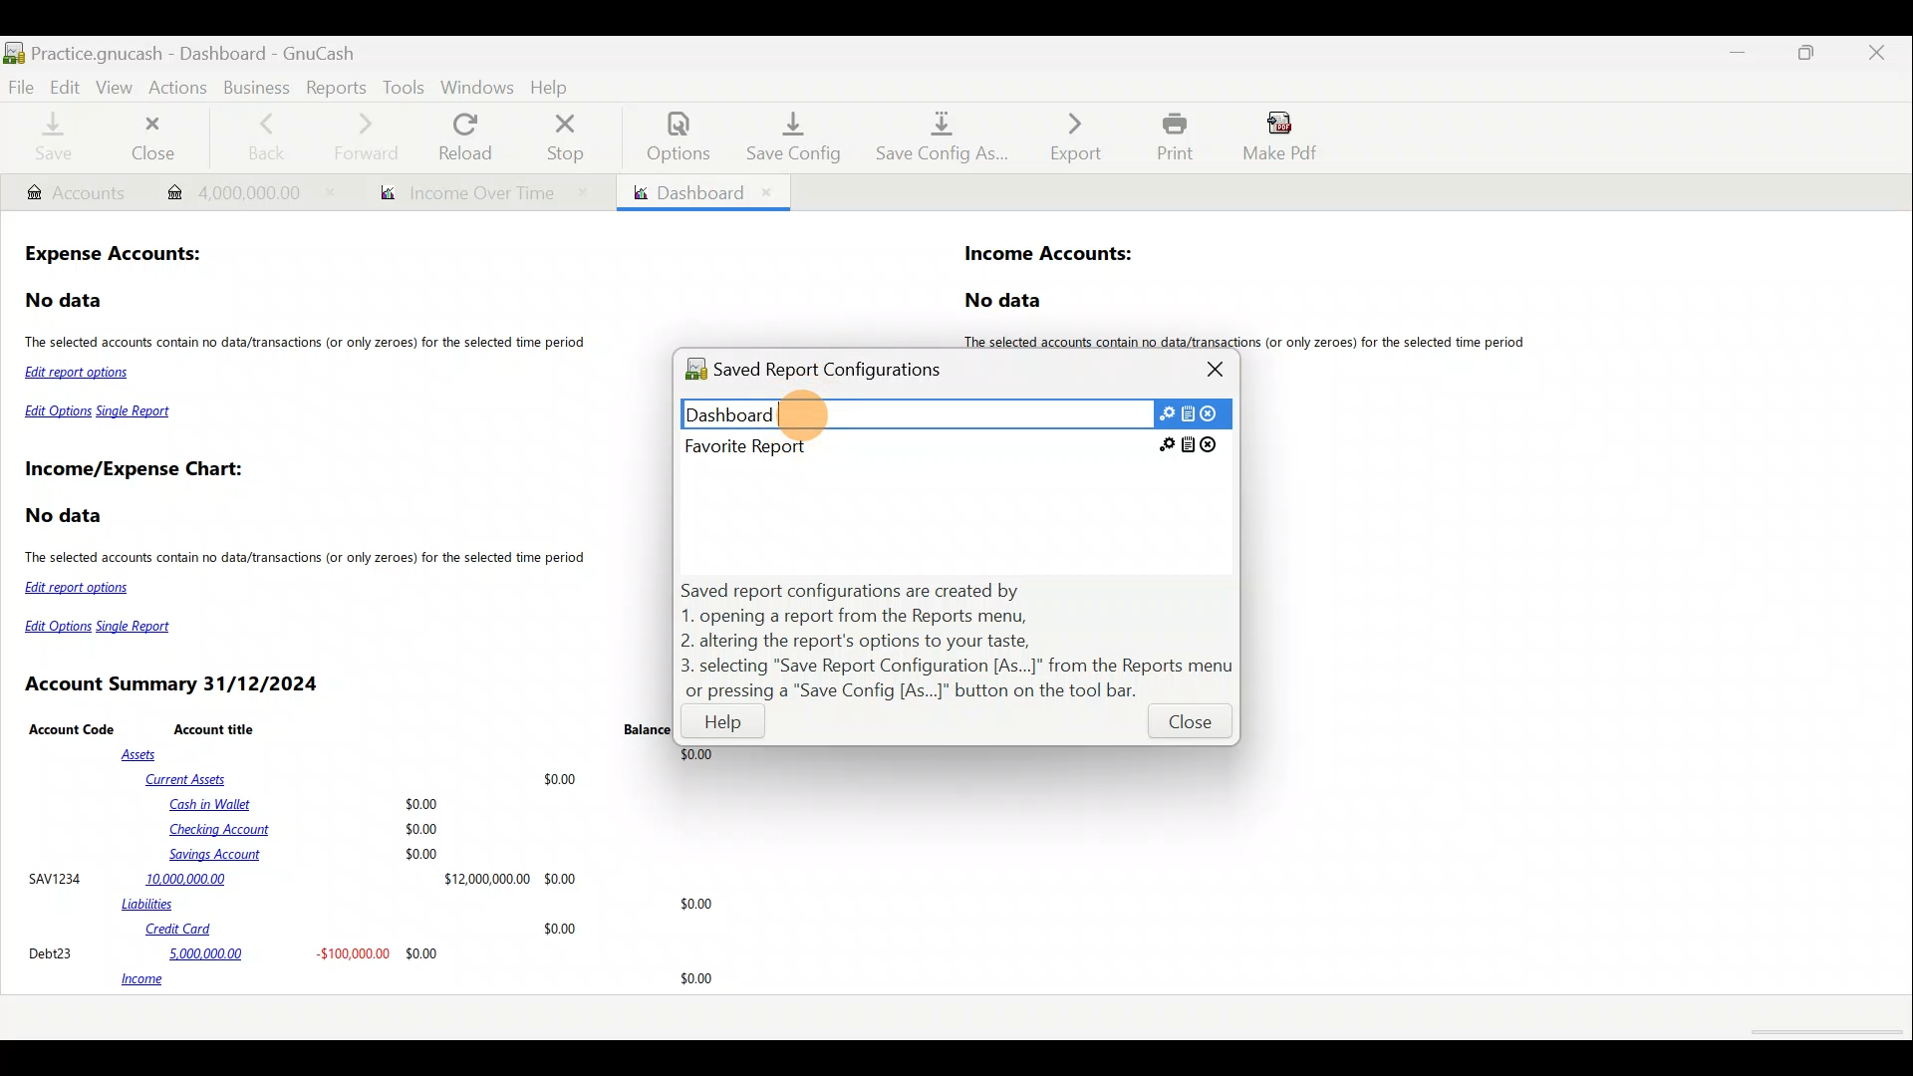 Image resolution: width=1913 pixels, height=1076 pixels. Describe the element at coordinates (669, 136) in the screenshot. I see `Options` at that location.